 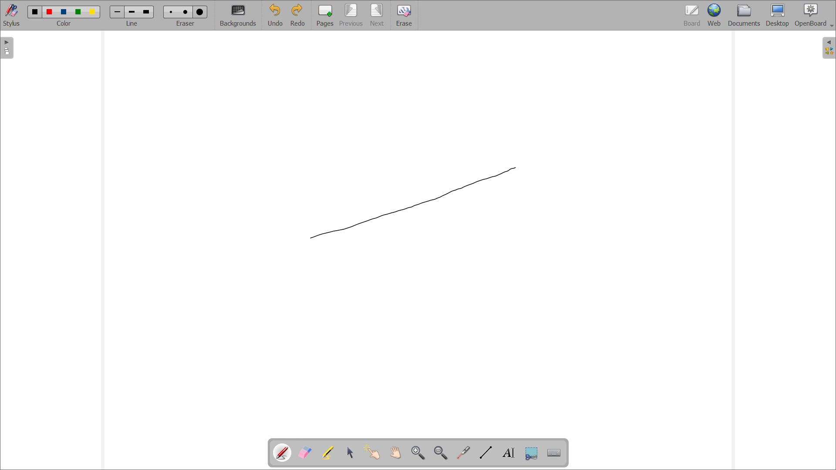 I want to click on select and modify objects, so click(x=351, y=453).